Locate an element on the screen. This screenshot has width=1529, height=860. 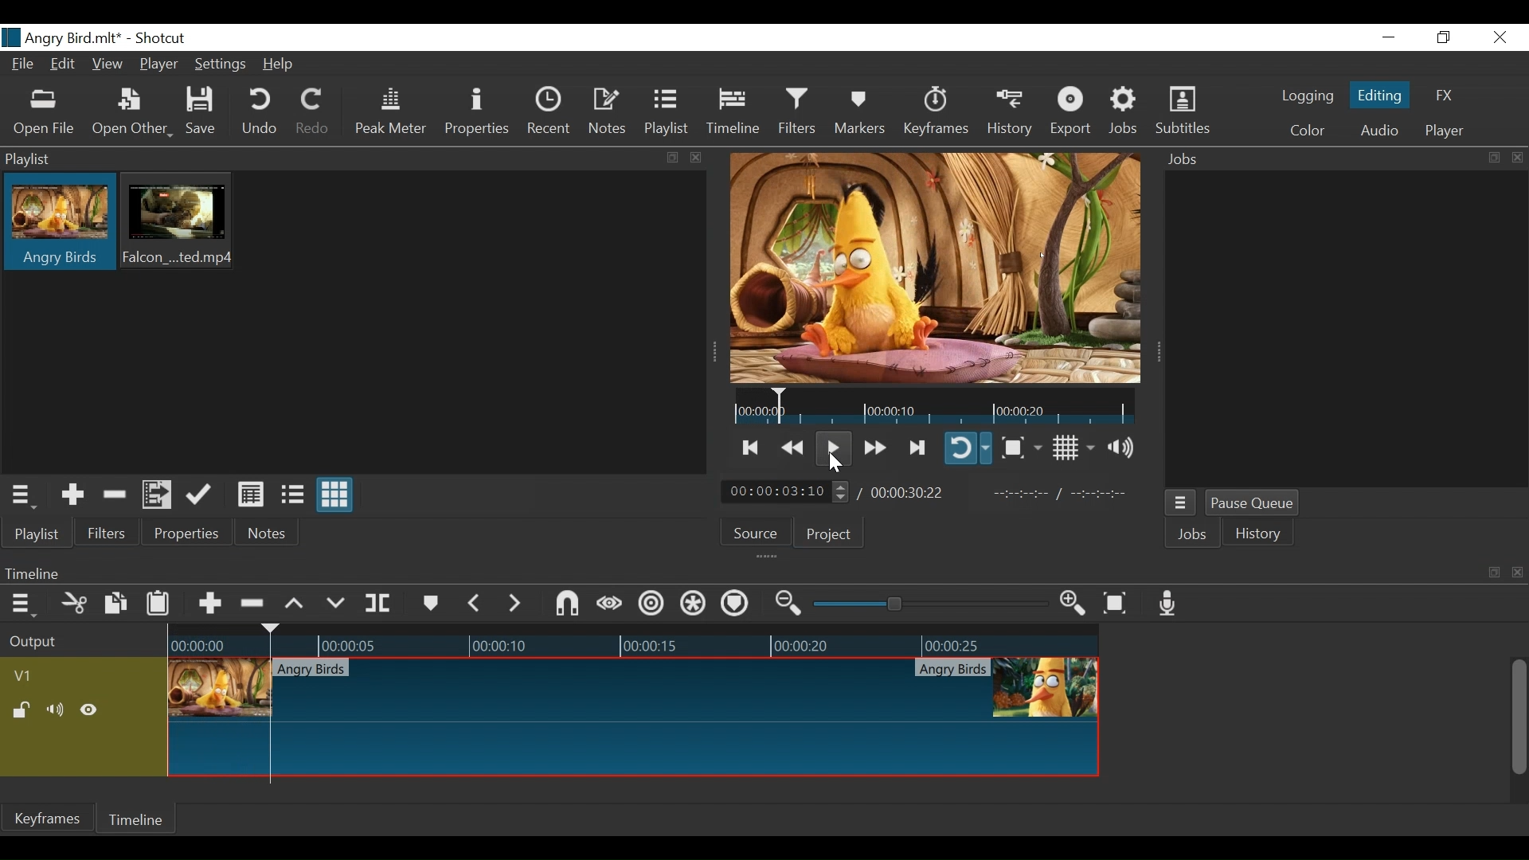
History is located at coordinates (1012, 114).